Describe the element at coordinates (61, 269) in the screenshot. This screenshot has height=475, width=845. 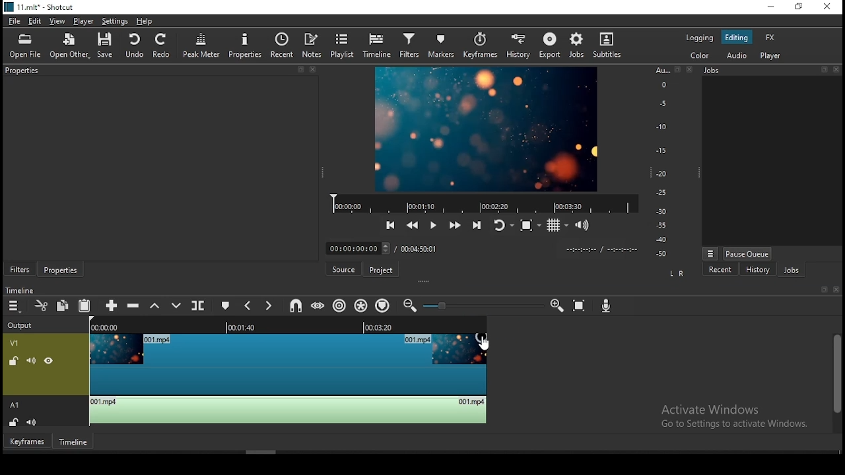
I see `properties` at that location.